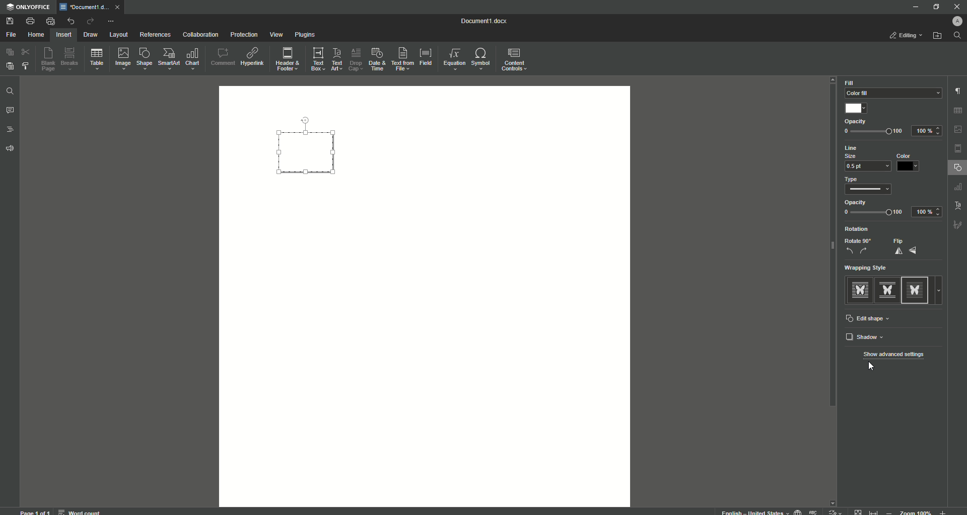 The width and height of the screenshot is (967, 515). I want to click on Opacity, so click(856, 122).